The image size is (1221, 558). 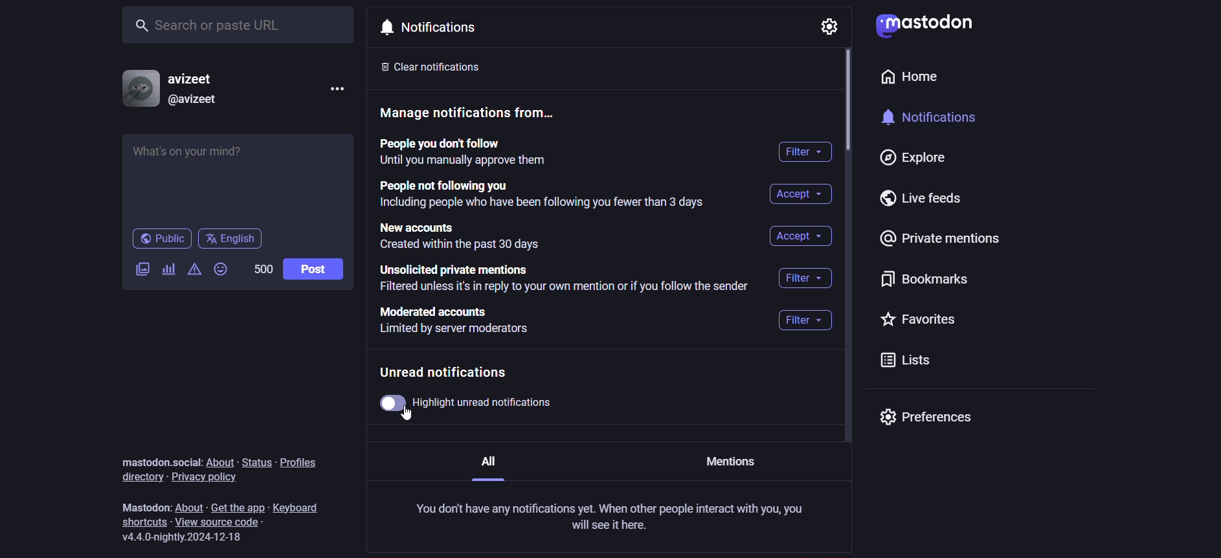 What do you see at coordinates (335, 87) in the screenshot?
I see `menu` at bounding box center [335, 87].